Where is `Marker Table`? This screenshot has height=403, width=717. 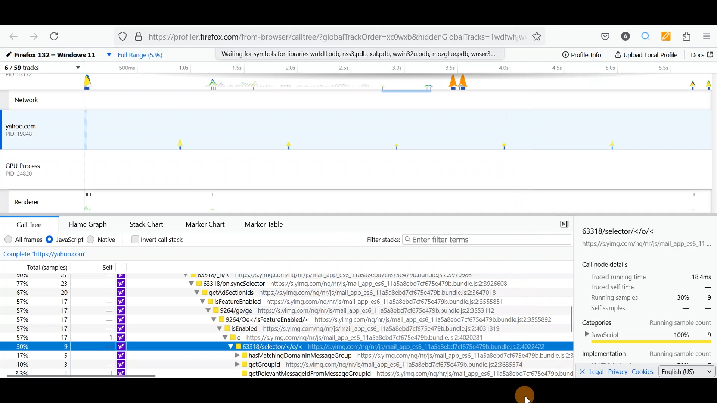
Marker Table is located at coordinates (268, 224).